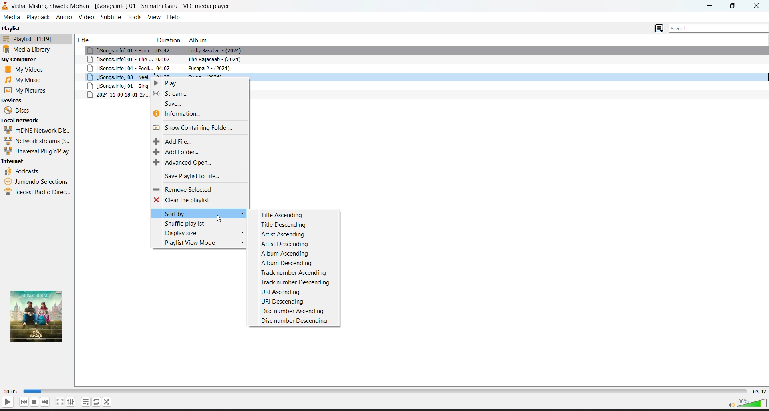 The image size is (769, 411). Describe the element at coordinates (199, 223) in the screenshot. I see `shuffle playlist` at that location.